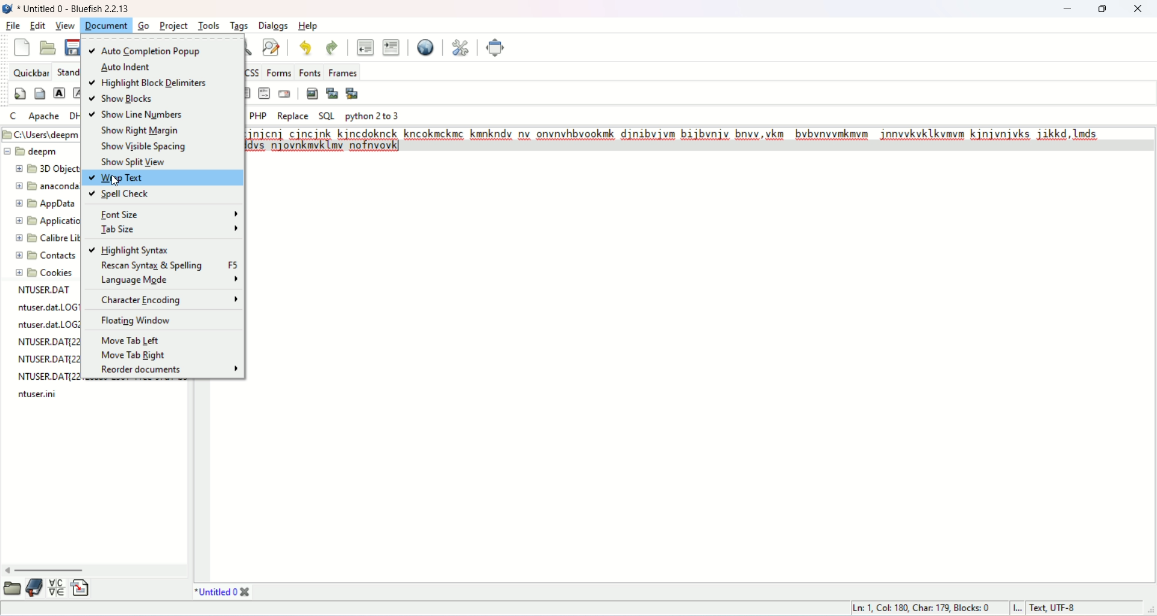 Image resolution: width=1157 pixels, height=616 pixels. Describe the element at coordinates (222, 592) in the screenshot. I see `title` at that location.